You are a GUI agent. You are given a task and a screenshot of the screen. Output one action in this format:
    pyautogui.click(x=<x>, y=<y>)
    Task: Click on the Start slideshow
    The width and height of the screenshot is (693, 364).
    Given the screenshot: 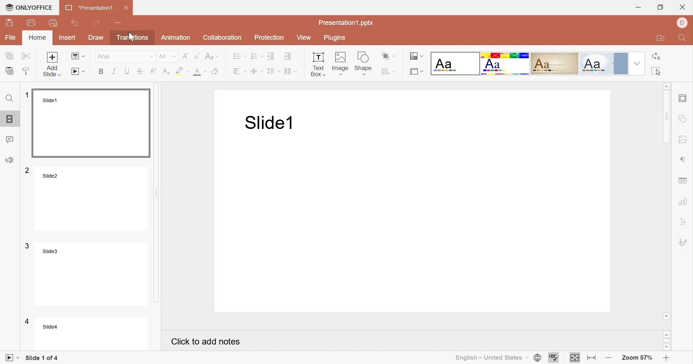 What is the action you would take?
    pyautogui.click(x=78, y=71)
    